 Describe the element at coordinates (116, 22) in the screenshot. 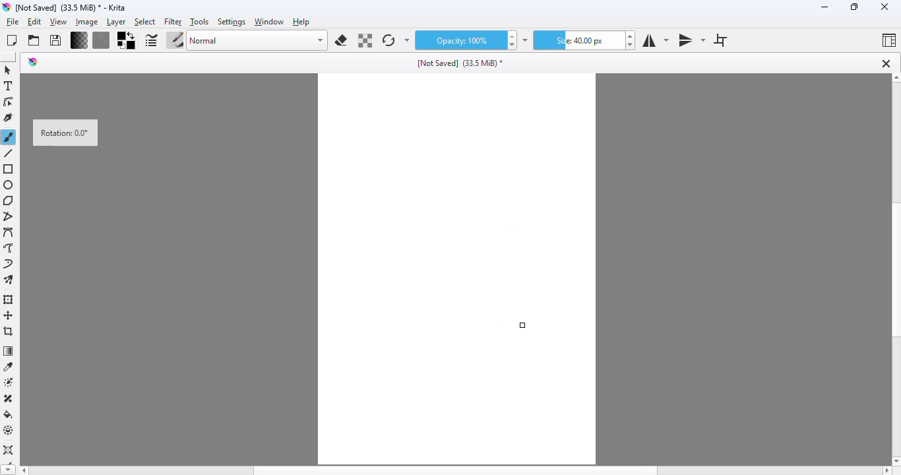

I see `layer` at that location.